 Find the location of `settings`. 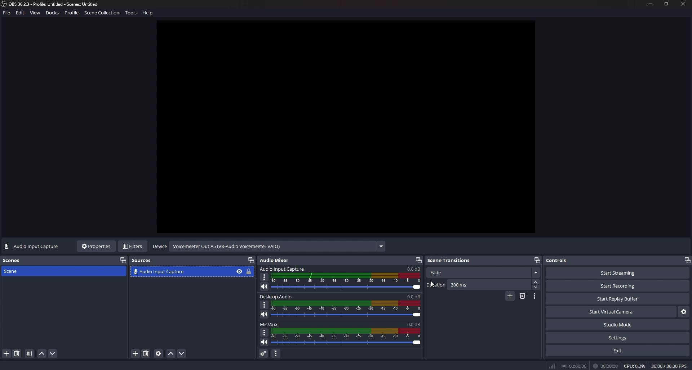

settings is located at coordinates (683, 312).